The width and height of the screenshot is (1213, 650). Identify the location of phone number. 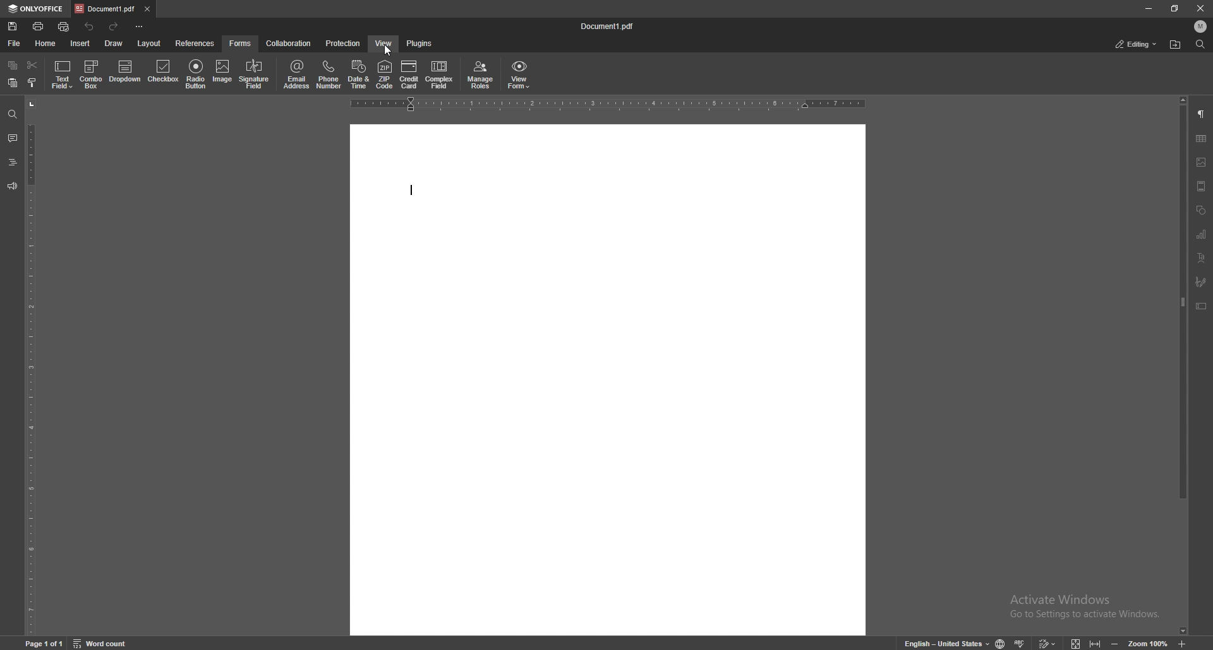
(329, 74).